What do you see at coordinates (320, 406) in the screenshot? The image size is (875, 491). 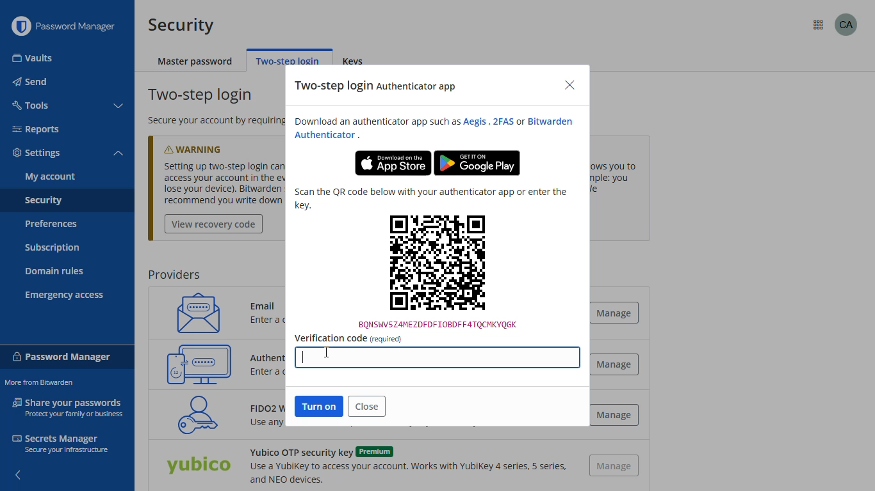 I see `turn on` at bounding box center [320, 406].